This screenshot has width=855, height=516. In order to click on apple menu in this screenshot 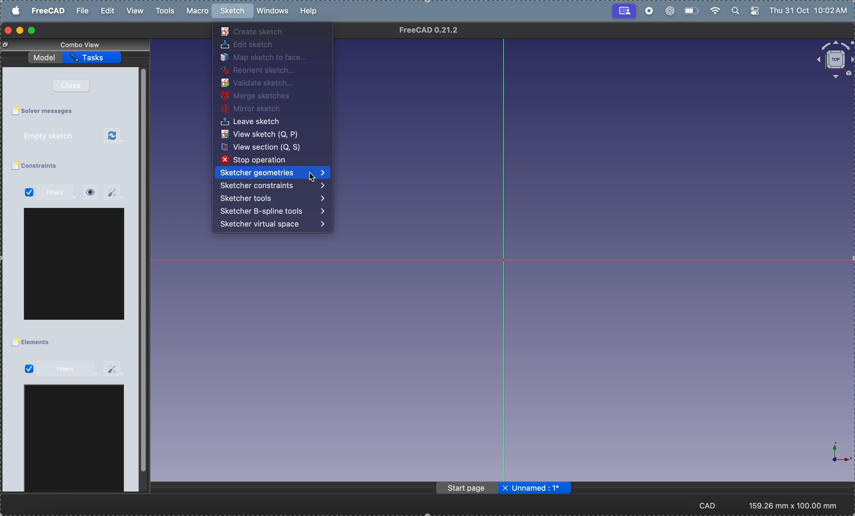, I will do `click(17, 10)`.